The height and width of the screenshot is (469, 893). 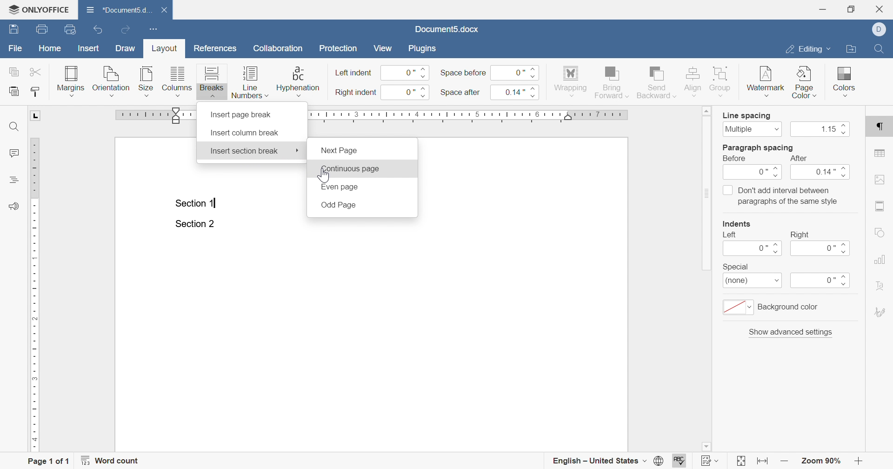 I want to click on zoom in, so click(x=785, y=461).